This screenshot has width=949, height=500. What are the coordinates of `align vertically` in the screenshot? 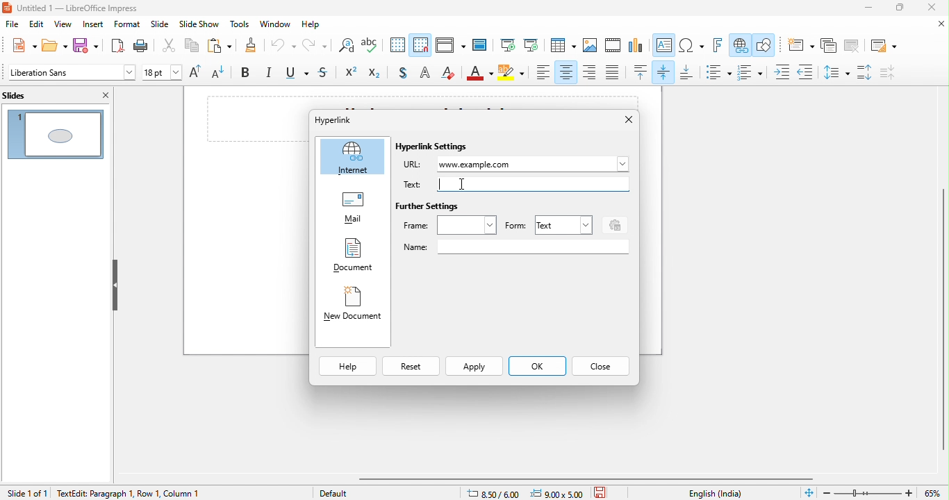 It's located at (665, 72).